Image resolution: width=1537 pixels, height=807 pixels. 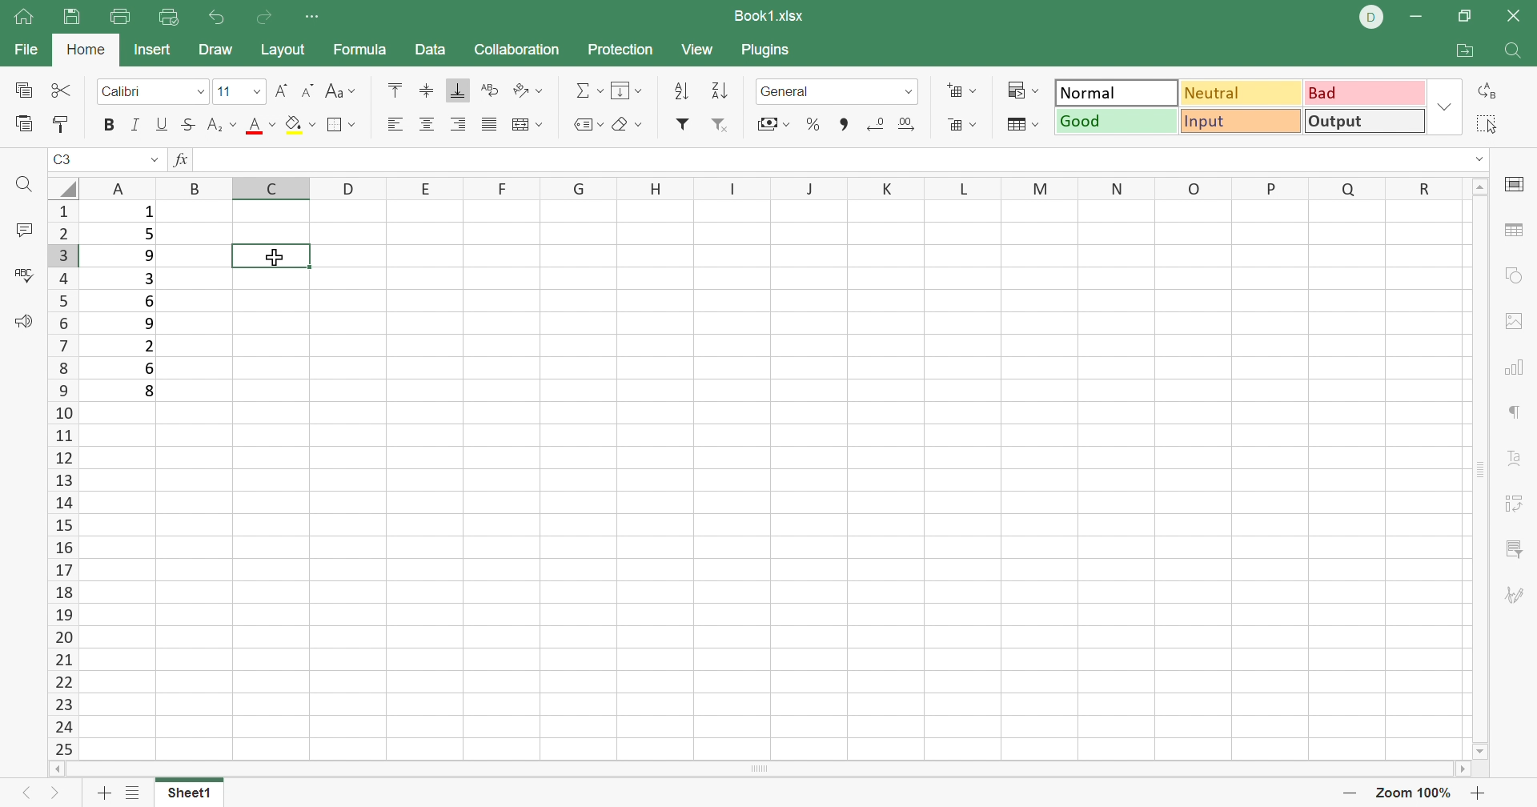 What do you see at coordinates (167, 16) in the screenshot?
I see `Quick print` at bounding box center [167, 16].